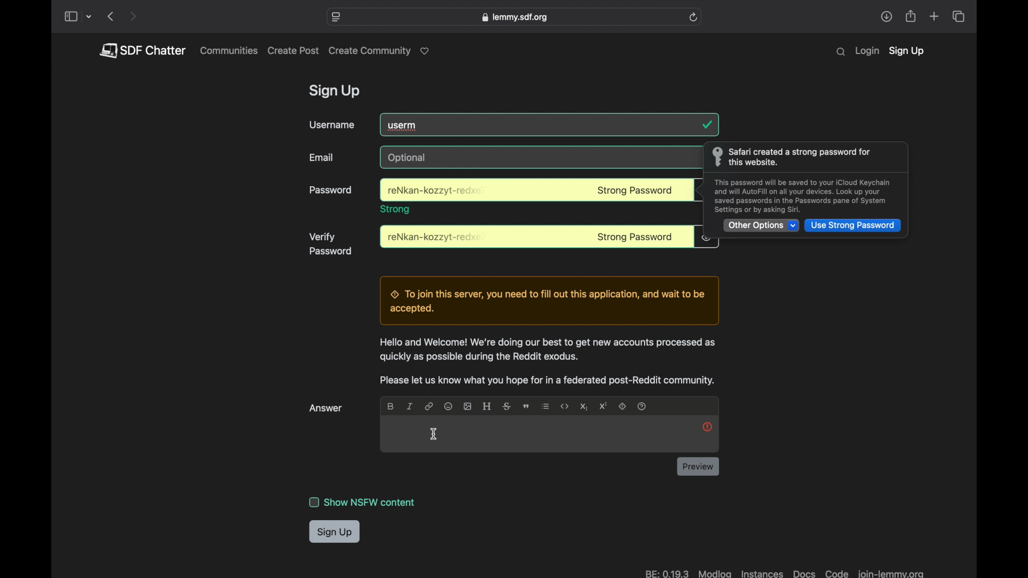 The height and width of the screenshot is (578, 1028). I want to click on emoji, so click(448, 406).